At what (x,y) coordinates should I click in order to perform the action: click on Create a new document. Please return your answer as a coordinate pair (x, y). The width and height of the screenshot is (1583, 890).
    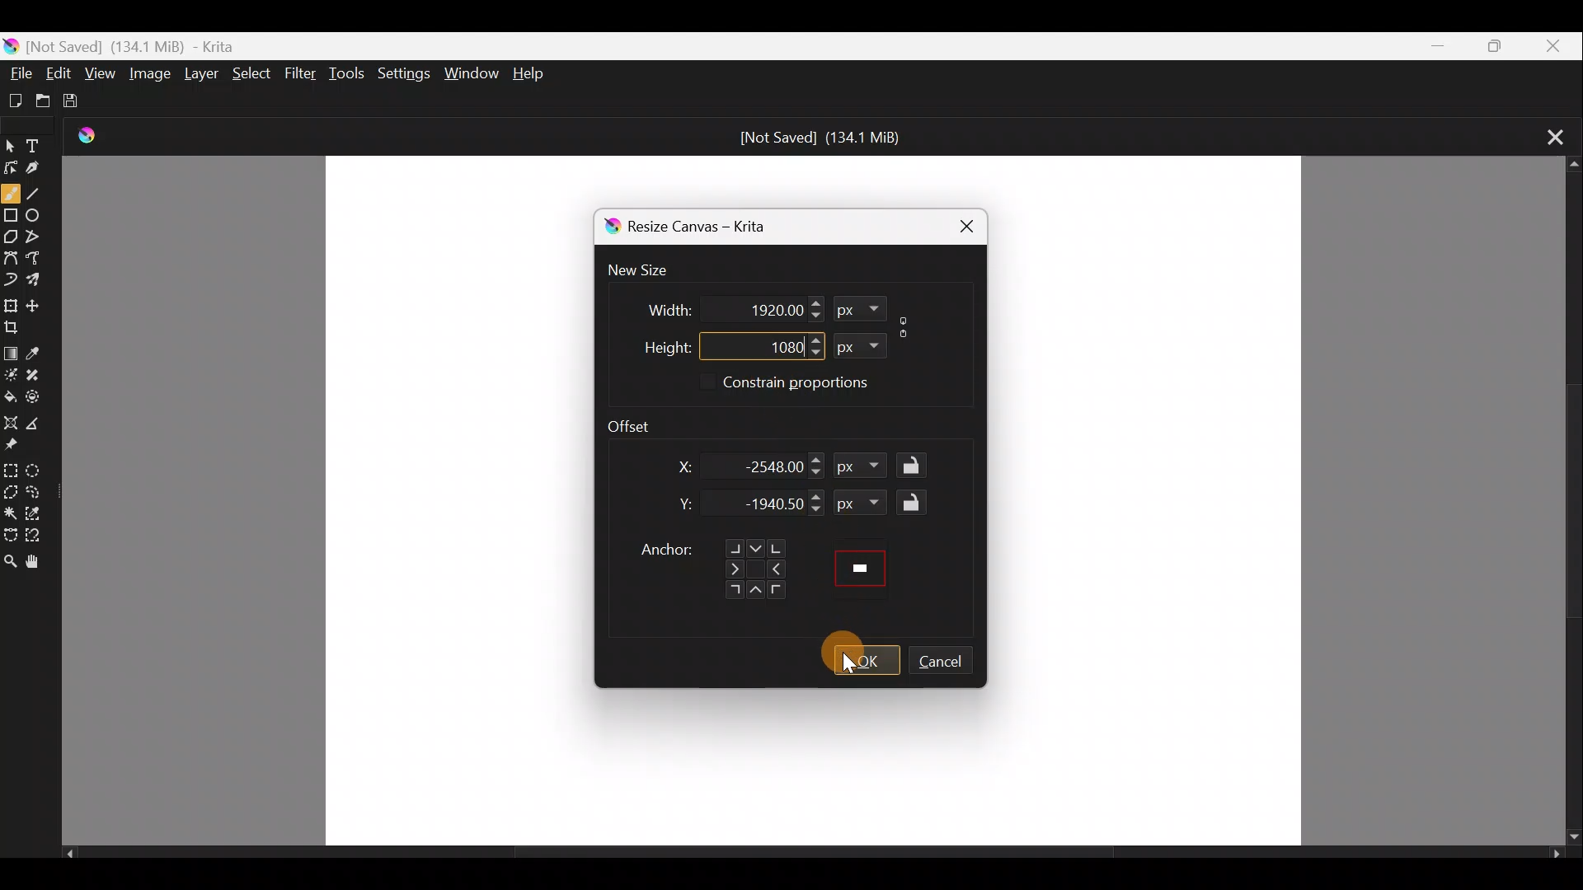
    Looking at the image, I should click on (16, 100).